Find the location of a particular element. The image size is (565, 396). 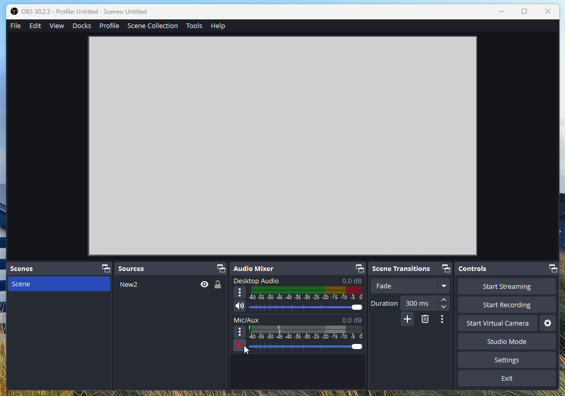

More is located at coordinates (407, 319).